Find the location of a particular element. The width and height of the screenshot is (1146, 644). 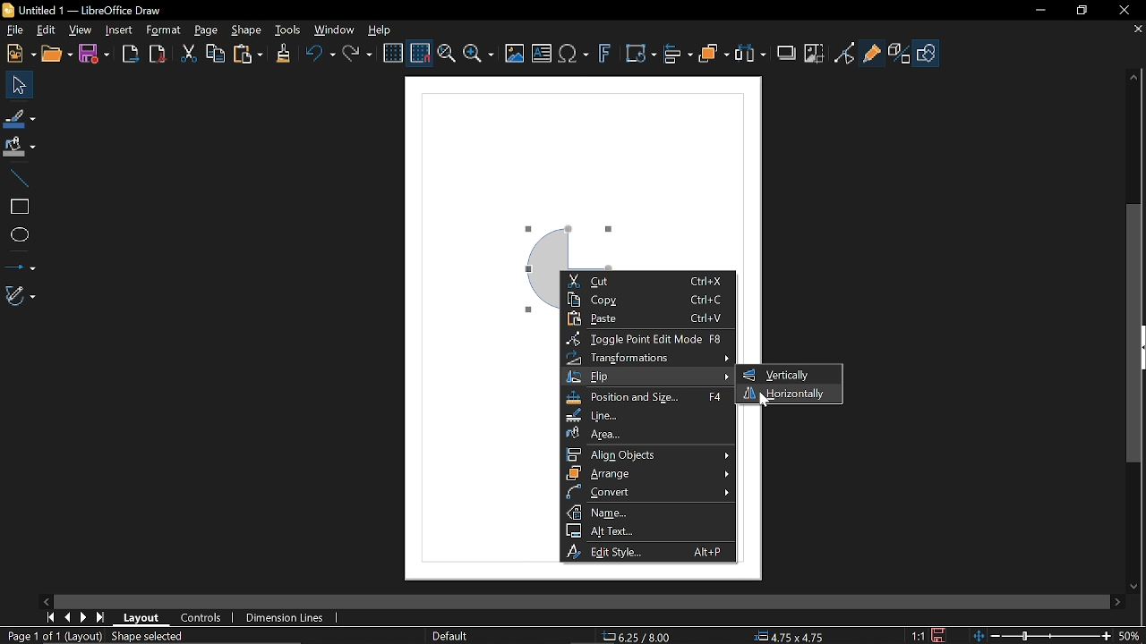

Move down is located at coordinates (1138, 587).